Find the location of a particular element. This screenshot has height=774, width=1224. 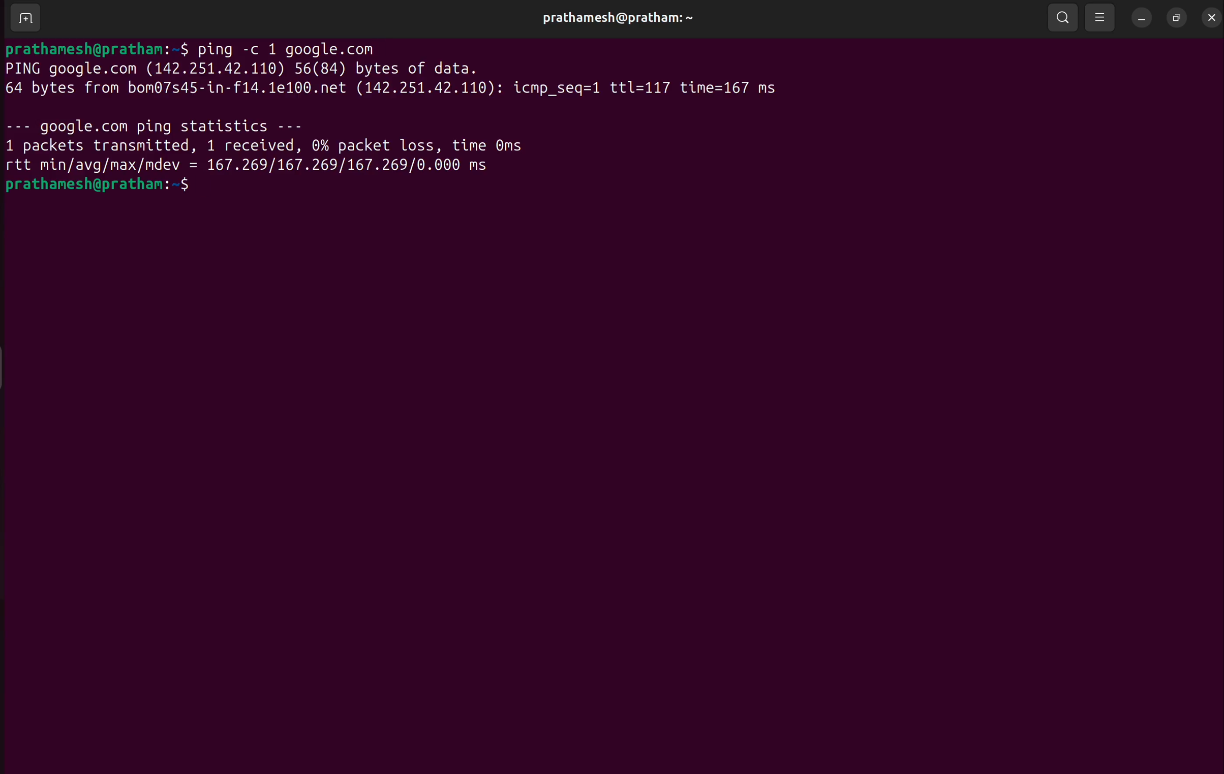

ping -c 1 google.com is located at coordinates (293, 47).